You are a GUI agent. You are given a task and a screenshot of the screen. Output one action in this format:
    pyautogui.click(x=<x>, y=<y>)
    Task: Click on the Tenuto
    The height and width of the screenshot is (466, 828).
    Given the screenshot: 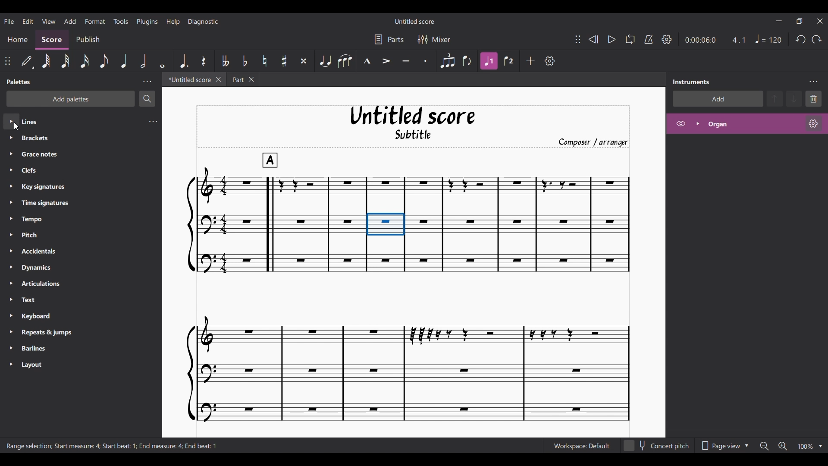 What is the action you would take?
    pyautogui.click(x=406, y=61)
    